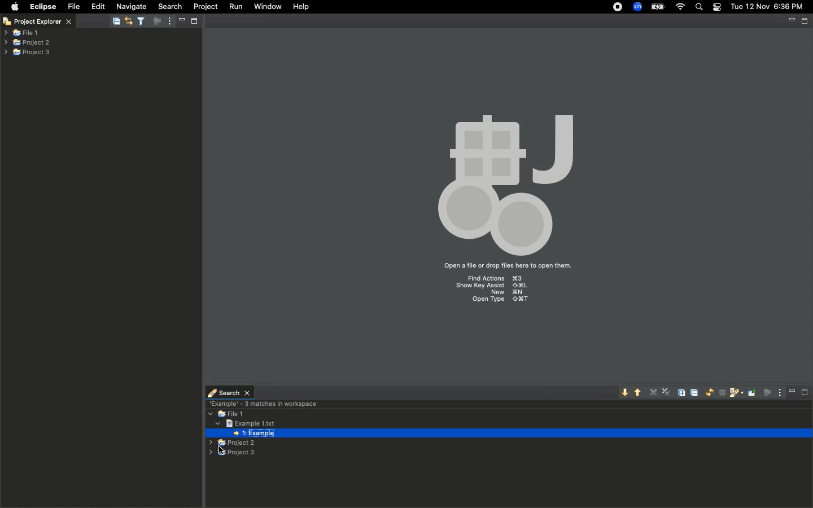  I want to click on Run, so click(237, 7).